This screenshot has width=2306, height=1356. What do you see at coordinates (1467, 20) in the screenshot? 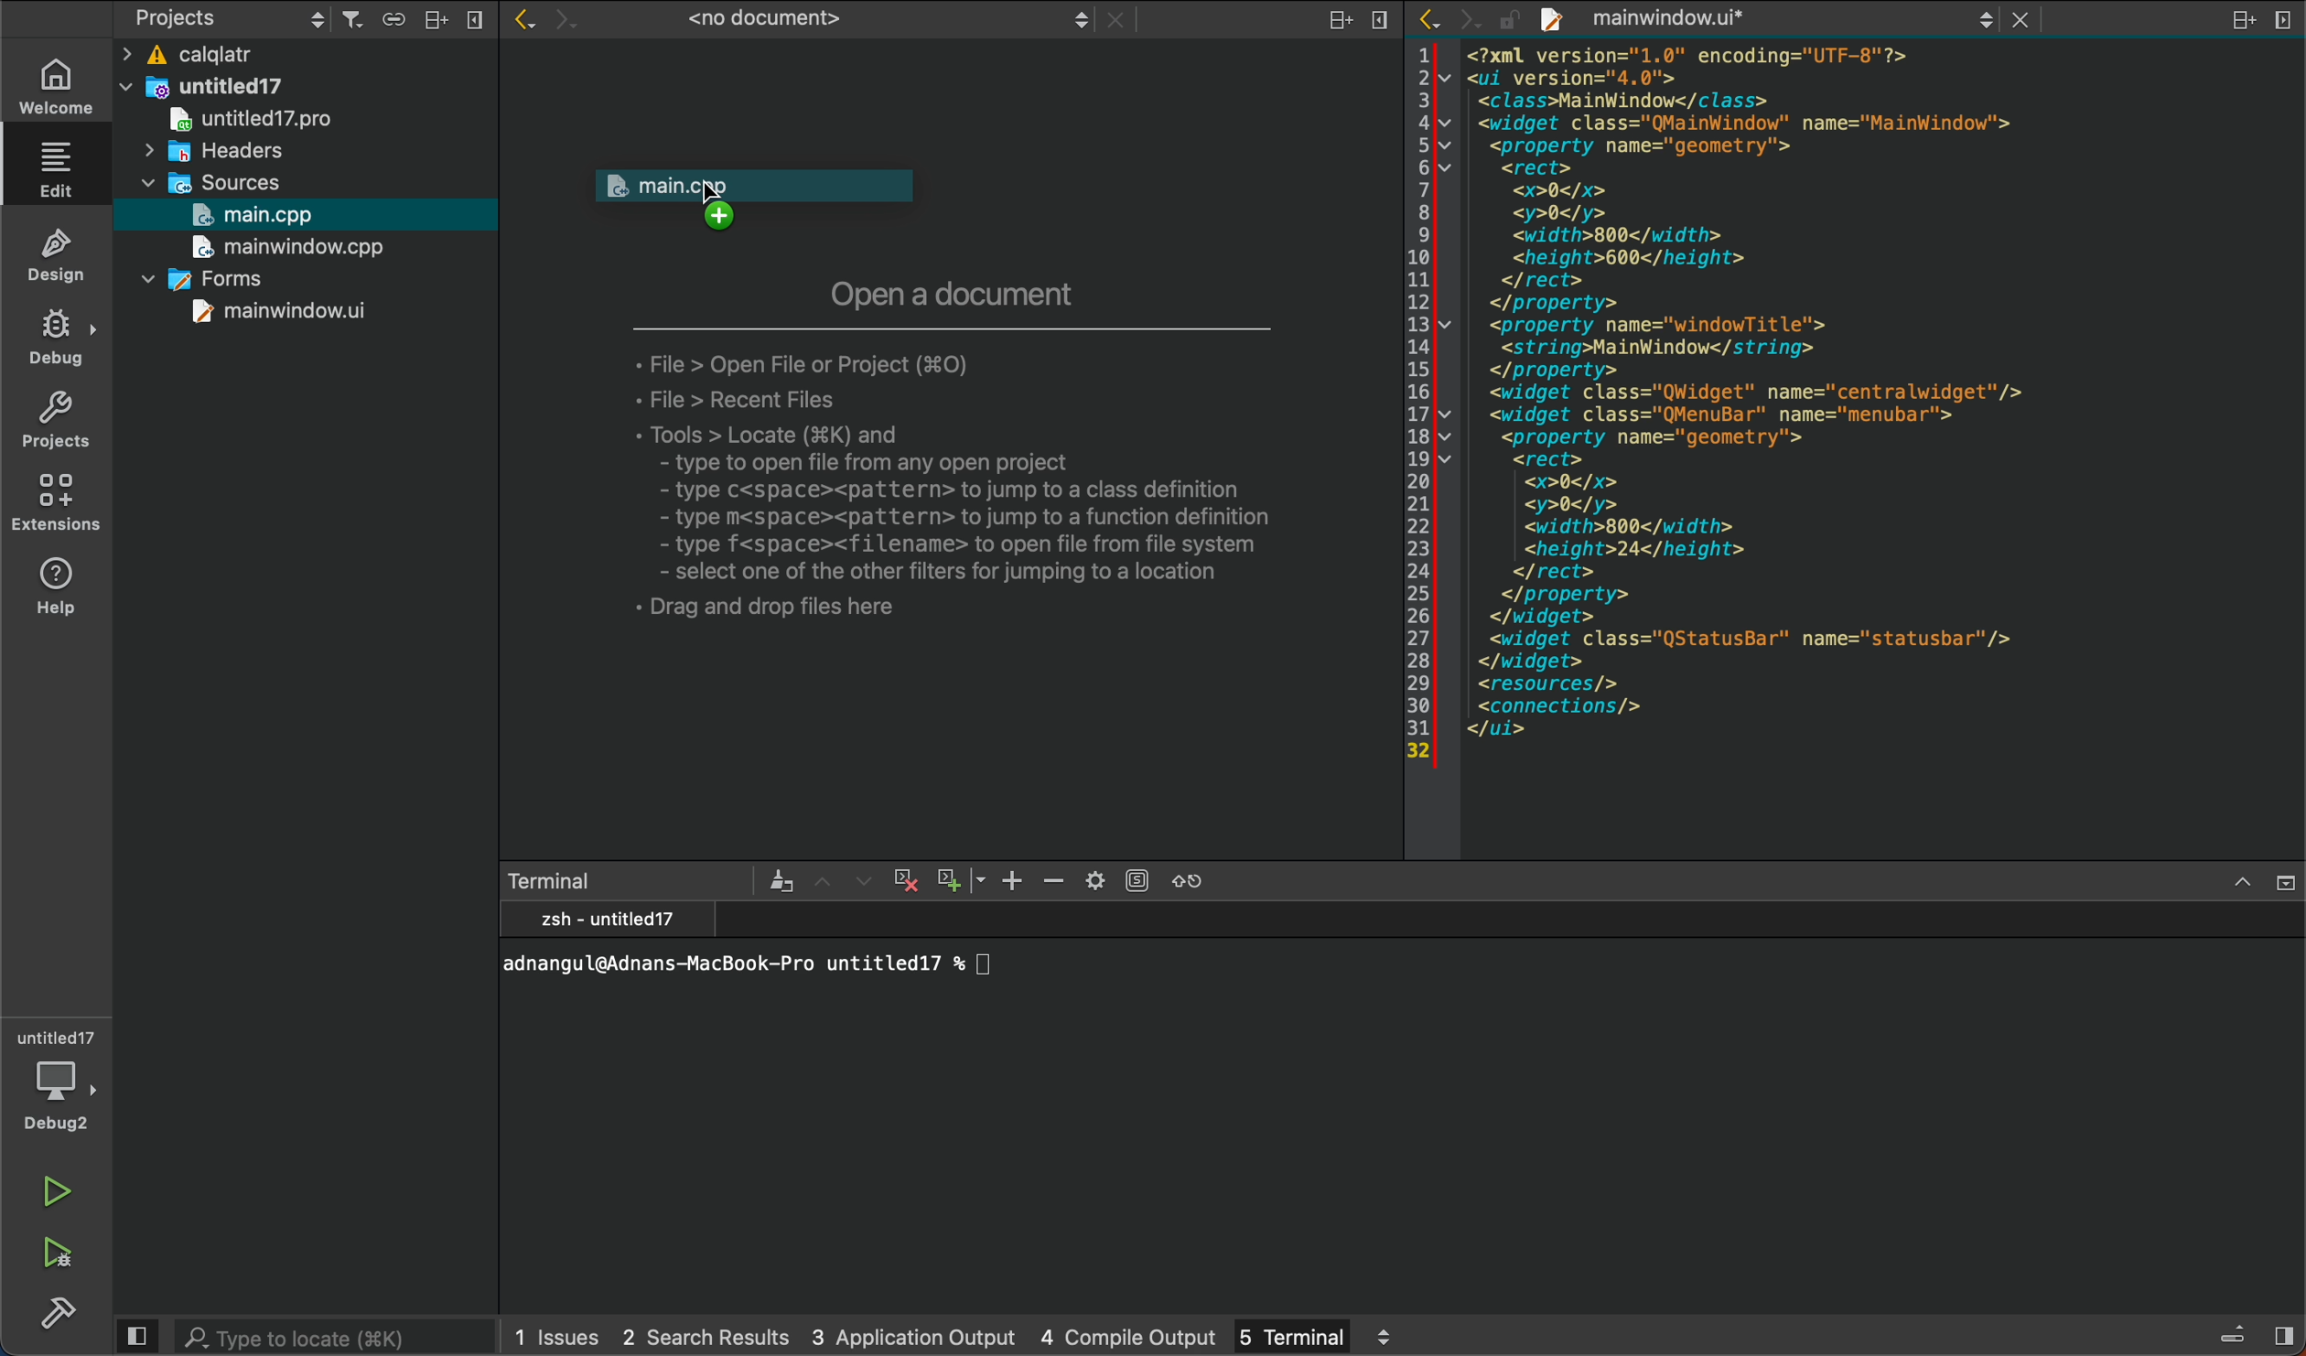
I see `go forward` at bounding box center [1467, 20].